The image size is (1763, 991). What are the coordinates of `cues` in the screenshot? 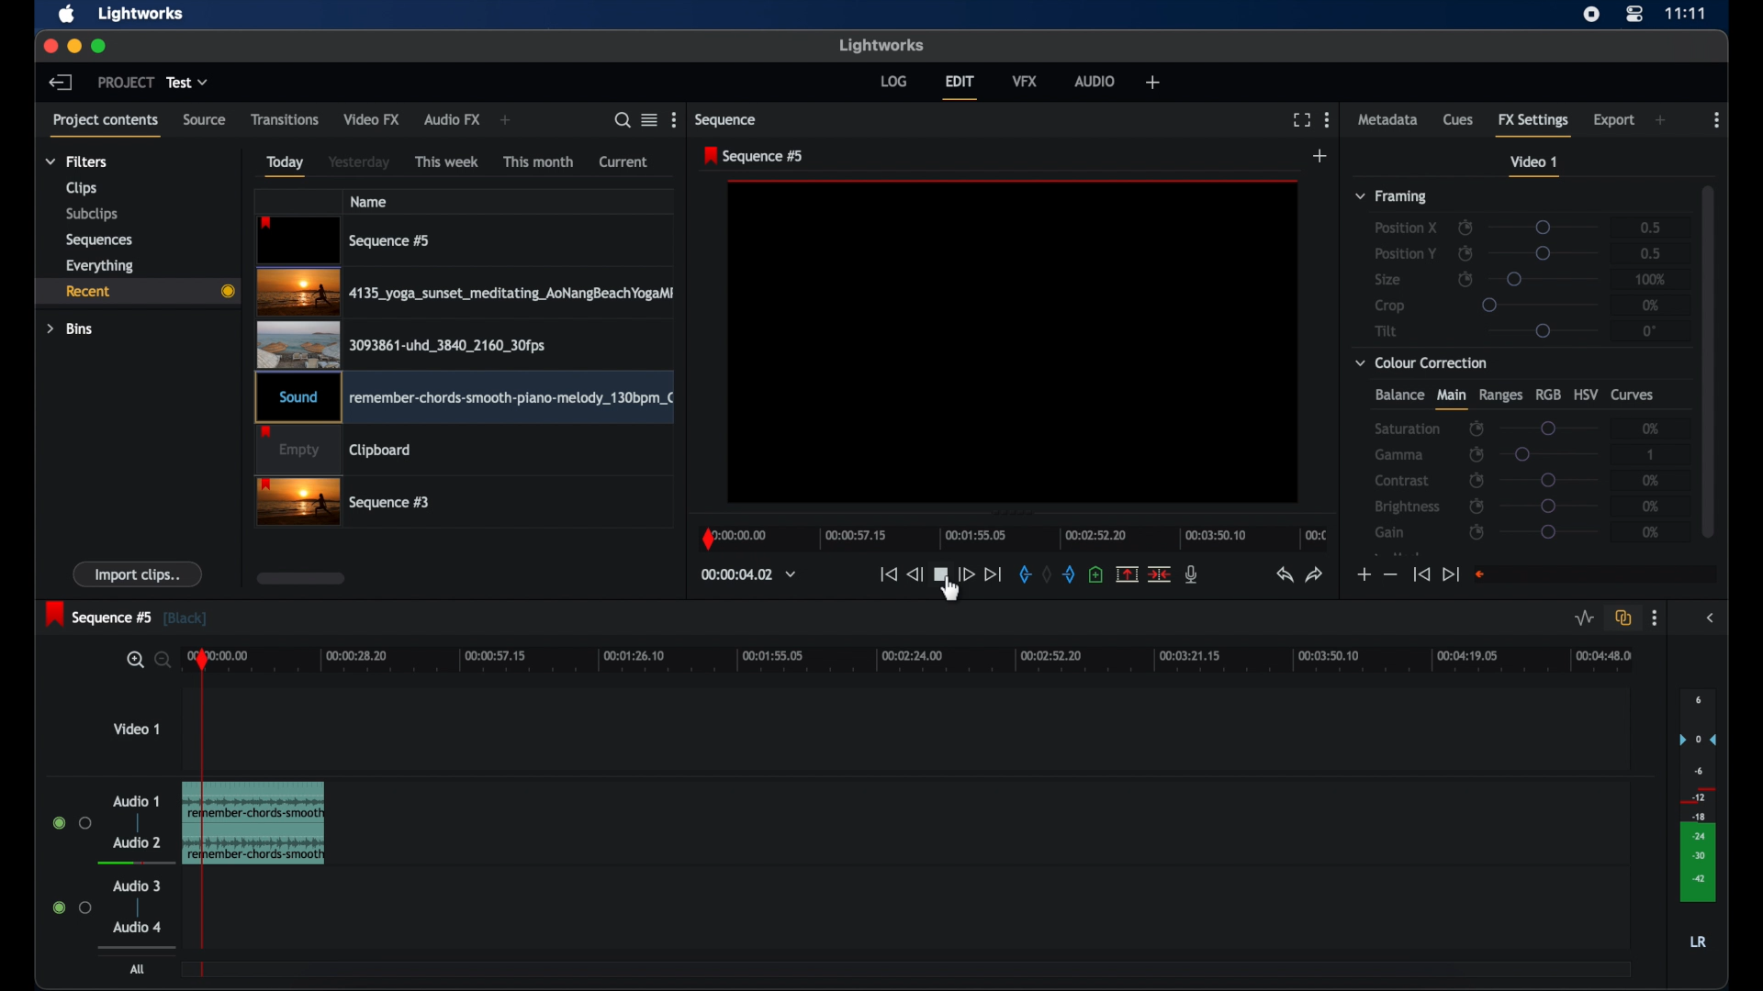 It's located at (1458, 118).